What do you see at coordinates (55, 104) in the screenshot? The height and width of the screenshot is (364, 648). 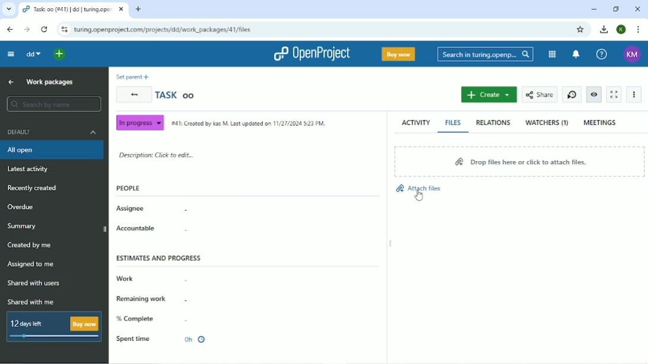 I see `Search y name` at bounding box center [55, 104].